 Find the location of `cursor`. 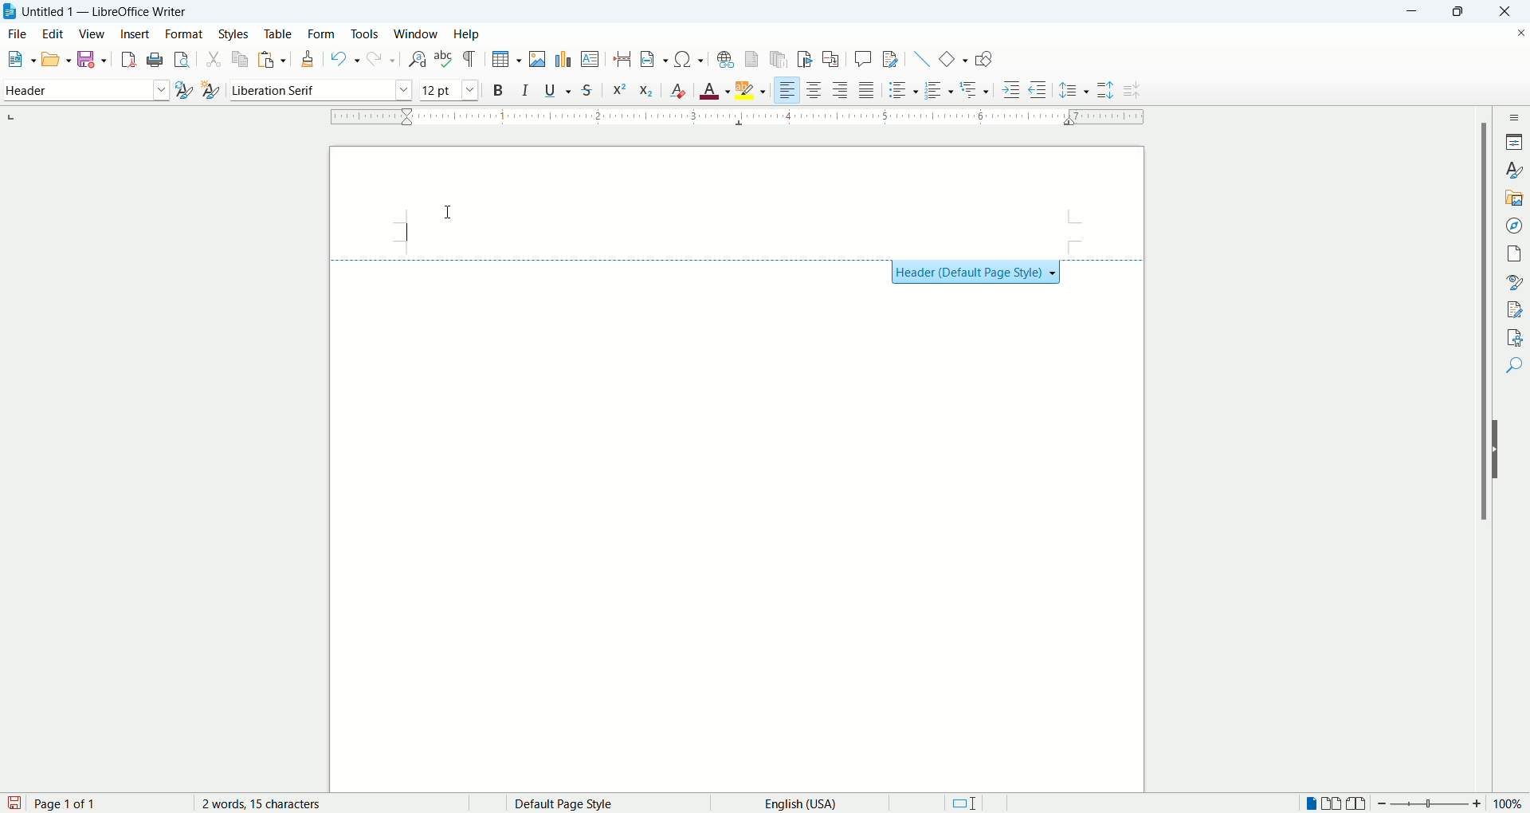

cursor is located at coordinates (417, 230).